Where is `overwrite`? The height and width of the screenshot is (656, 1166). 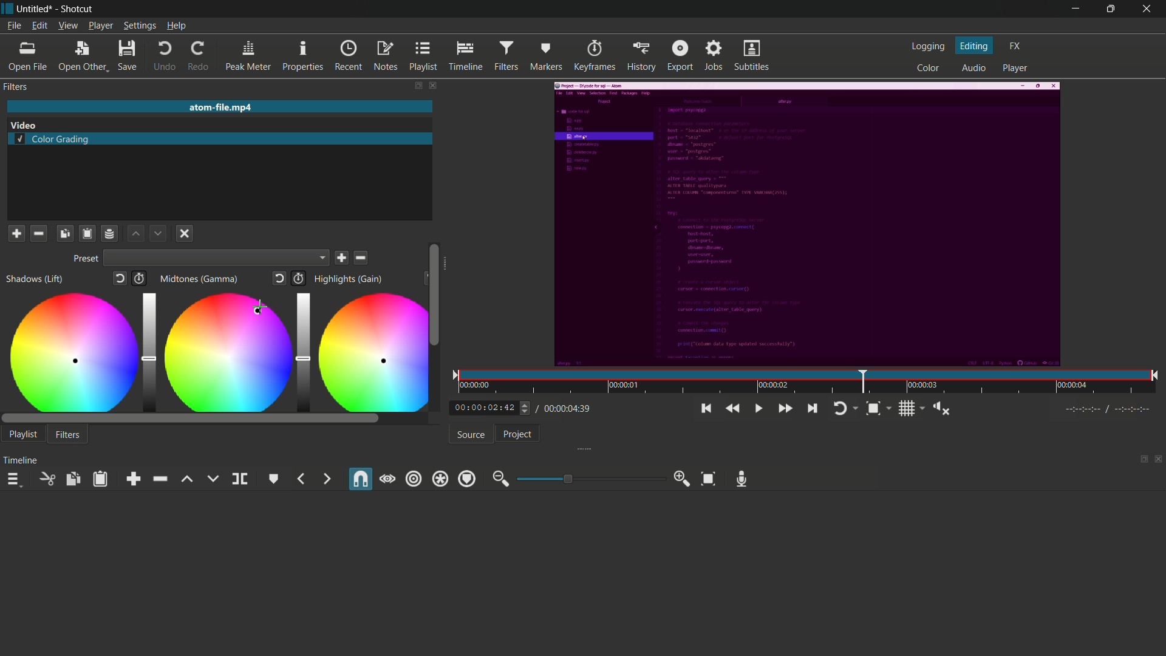 overwrite is located at coordinates (212, 479).